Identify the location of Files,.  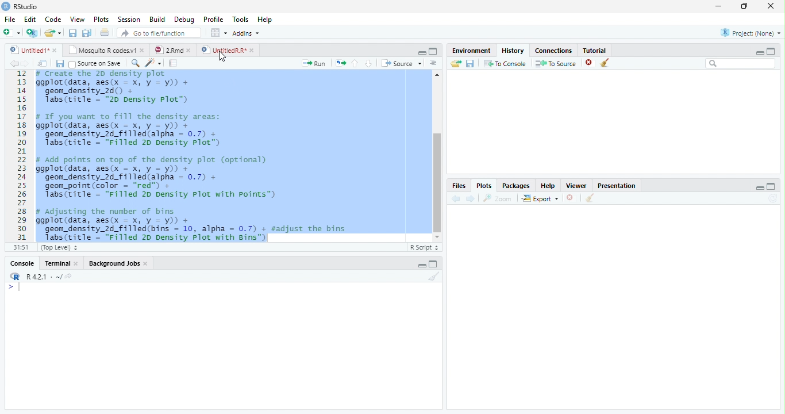
(457, 186).